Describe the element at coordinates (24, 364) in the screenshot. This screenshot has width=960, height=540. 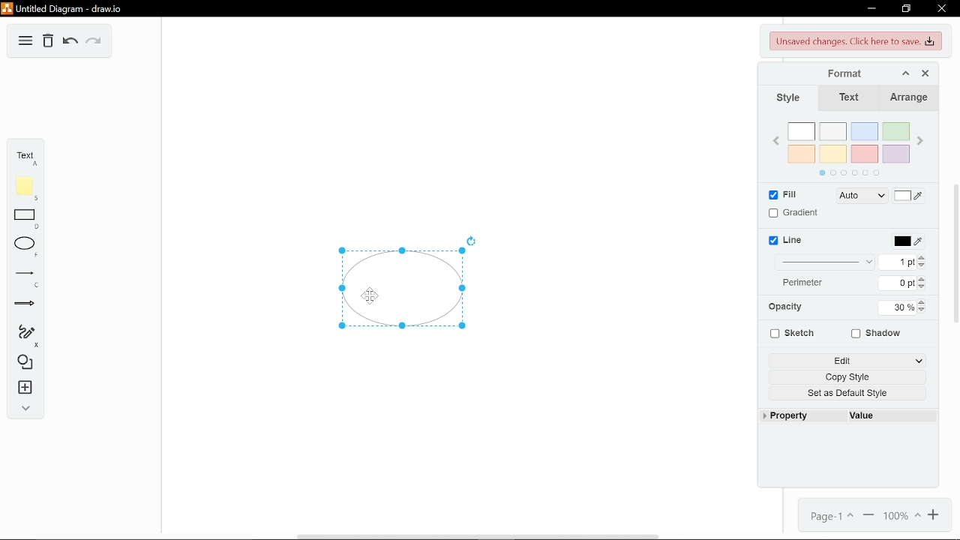
I see `Shapes` at that location.